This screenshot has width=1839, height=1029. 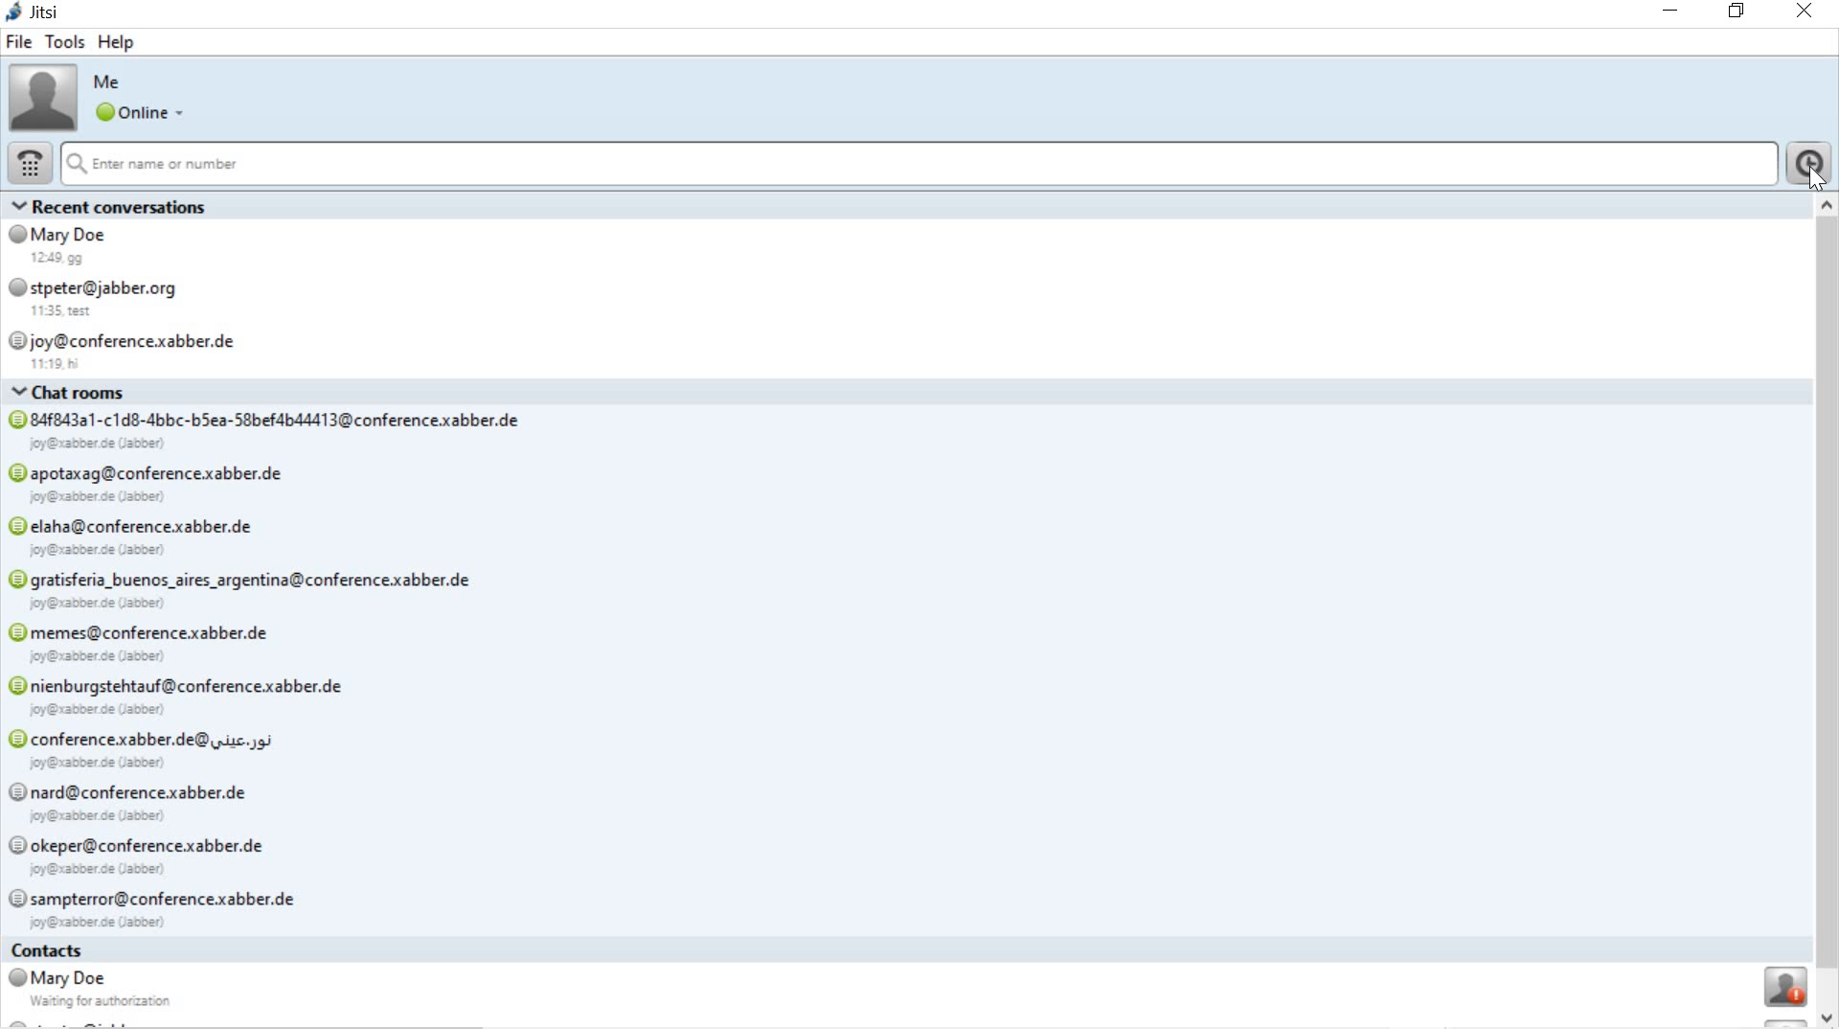 What do you see at coordinates (40, 98) in the screenshot?
I see `account picture` at bounding box center [40, 98].